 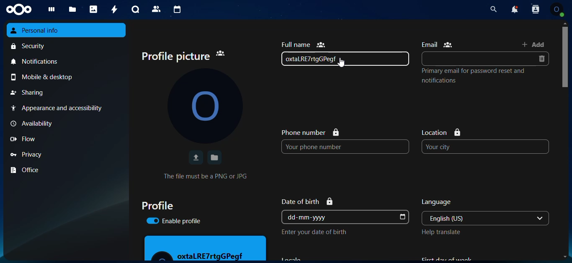 I want to click on talk, so click(x=134, y=10).